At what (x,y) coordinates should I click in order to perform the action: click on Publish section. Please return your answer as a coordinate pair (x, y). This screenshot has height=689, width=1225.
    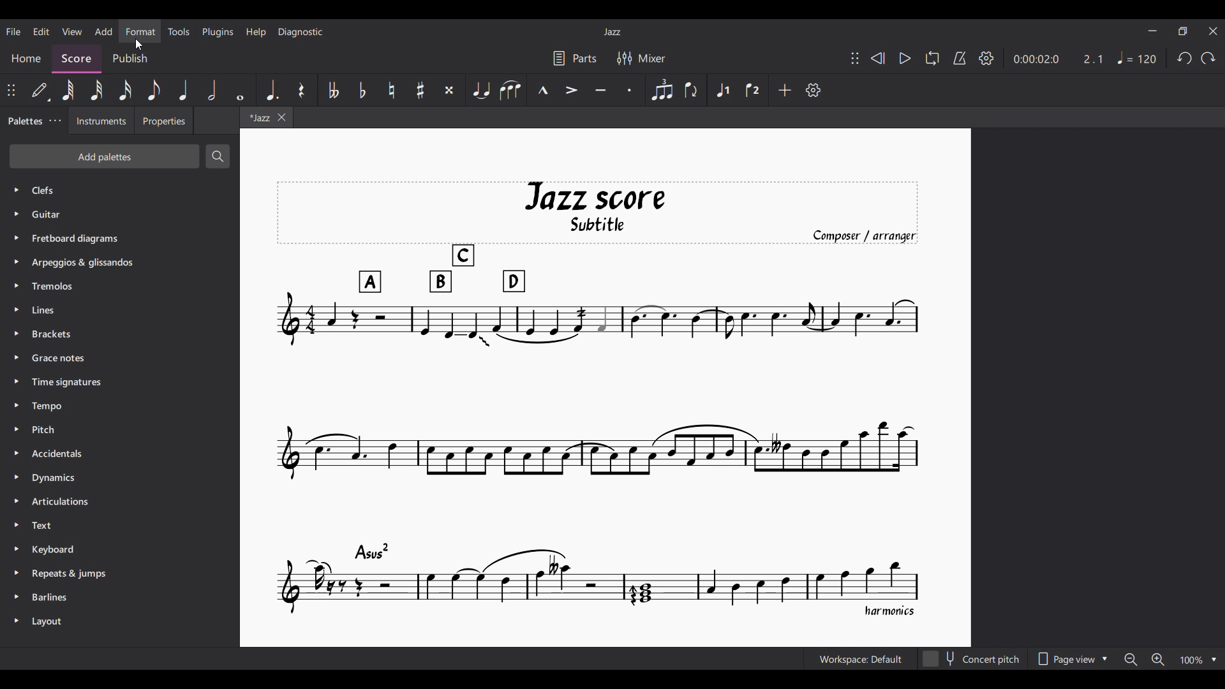
    Looking at the image, I should click on (131, 62).